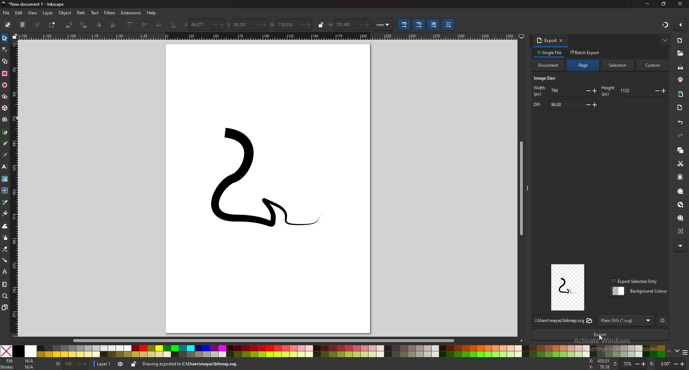  I want to click on print, so click(680, 79).